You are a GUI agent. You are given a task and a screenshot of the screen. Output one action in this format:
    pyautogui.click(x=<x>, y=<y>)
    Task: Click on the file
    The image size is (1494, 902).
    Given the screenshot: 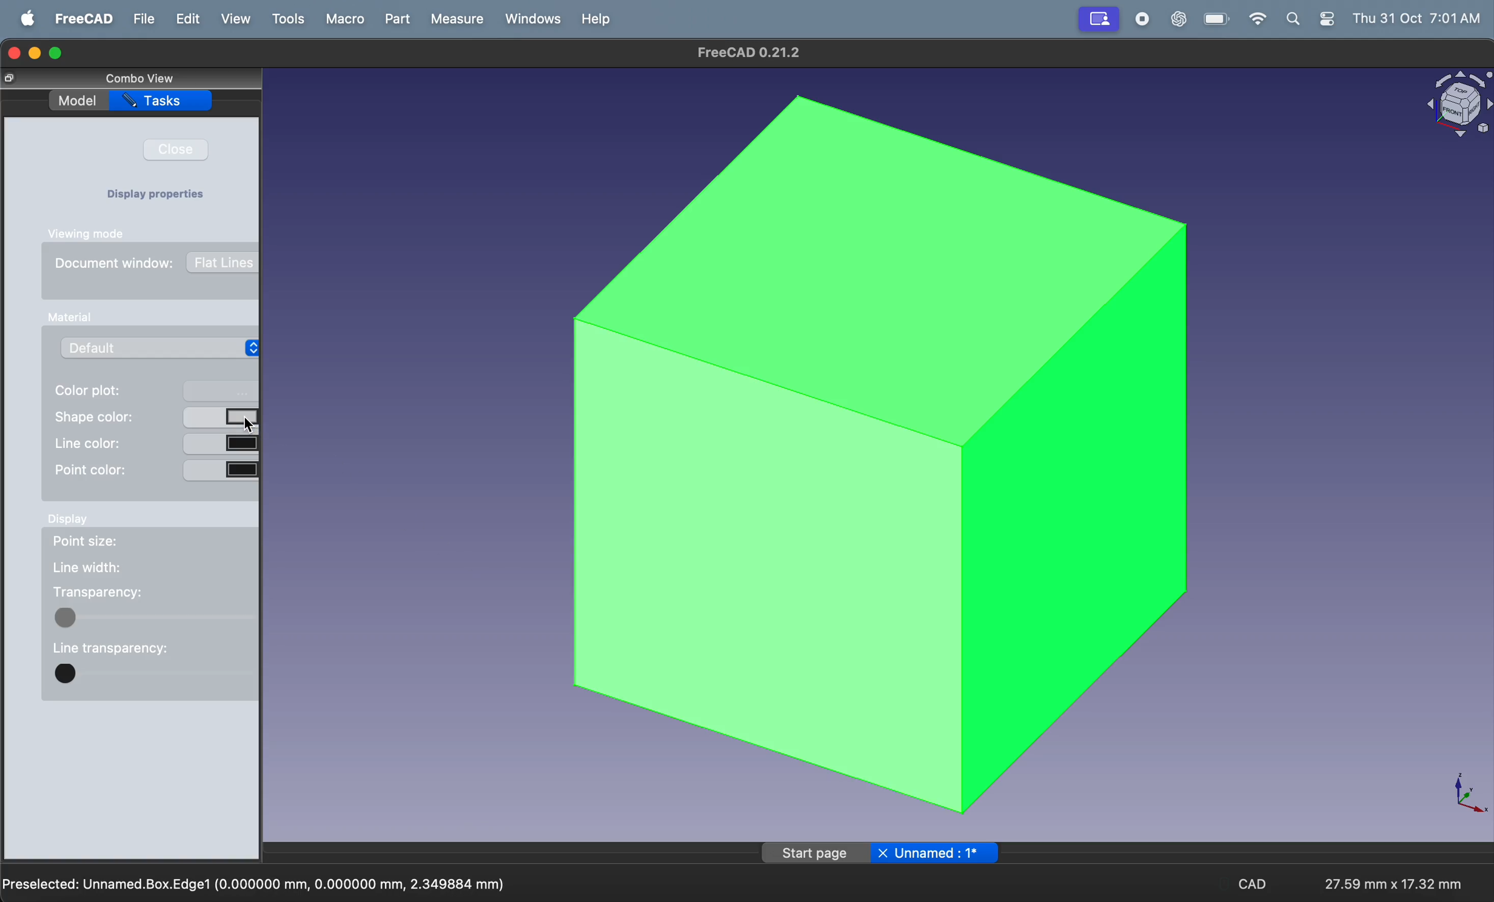 What is the action you would take?
    pyautogui.click(x=142, y=18)
    